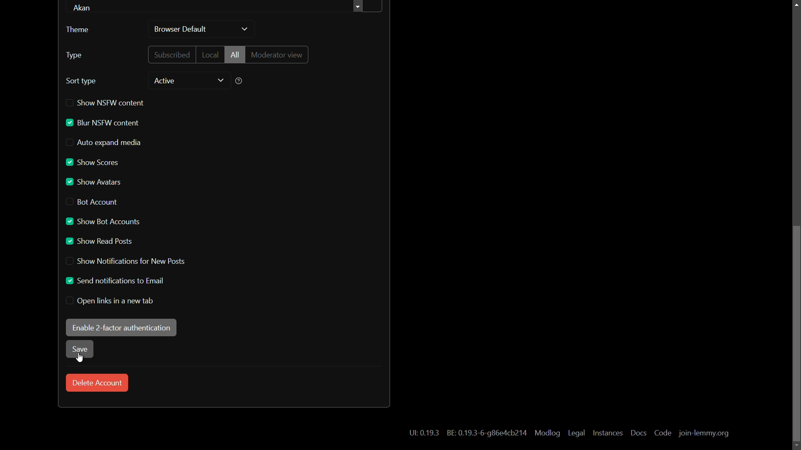 The height and width of the screenshot is (450, 801). I want to click on send notifications to email, so click(113, 280).